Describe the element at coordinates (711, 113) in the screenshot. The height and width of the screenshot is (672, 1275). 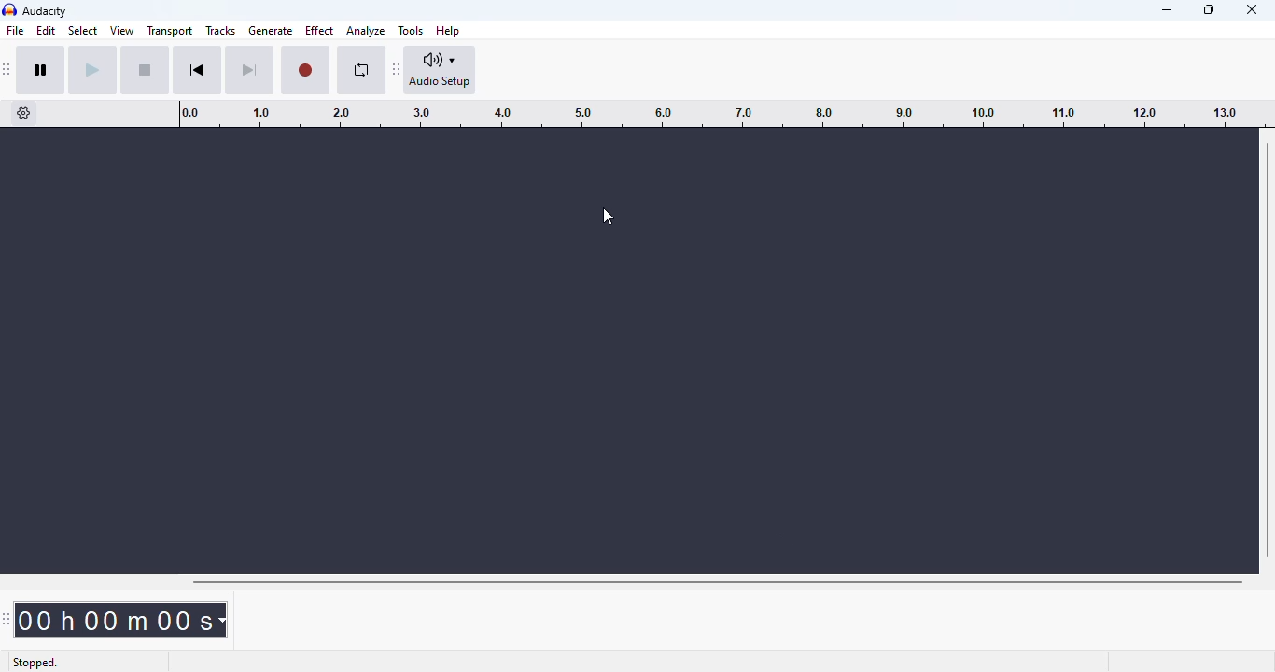
I see `timeline` at that location.